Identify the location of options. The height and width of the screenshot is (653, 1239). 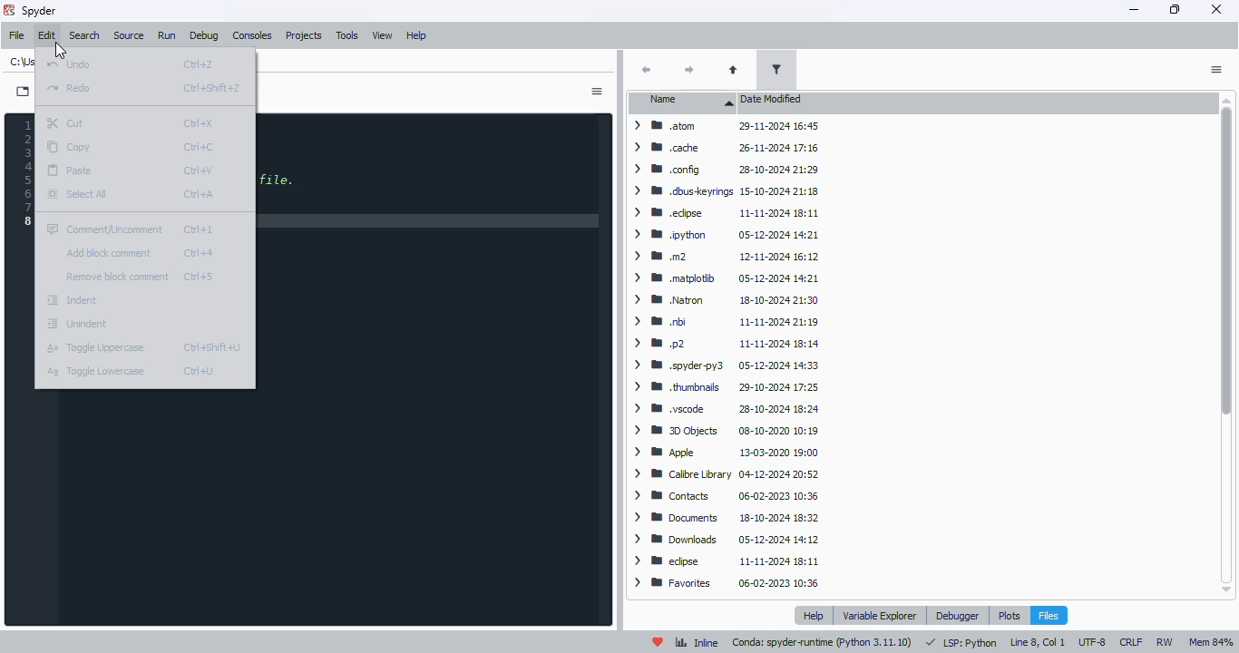
(1216, 70).